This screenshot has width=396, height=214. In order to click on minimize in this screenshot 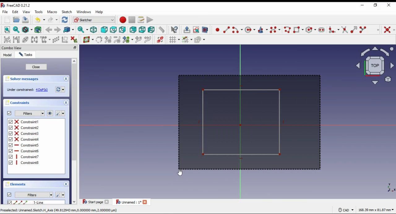, I will do `click(362, 6)`.